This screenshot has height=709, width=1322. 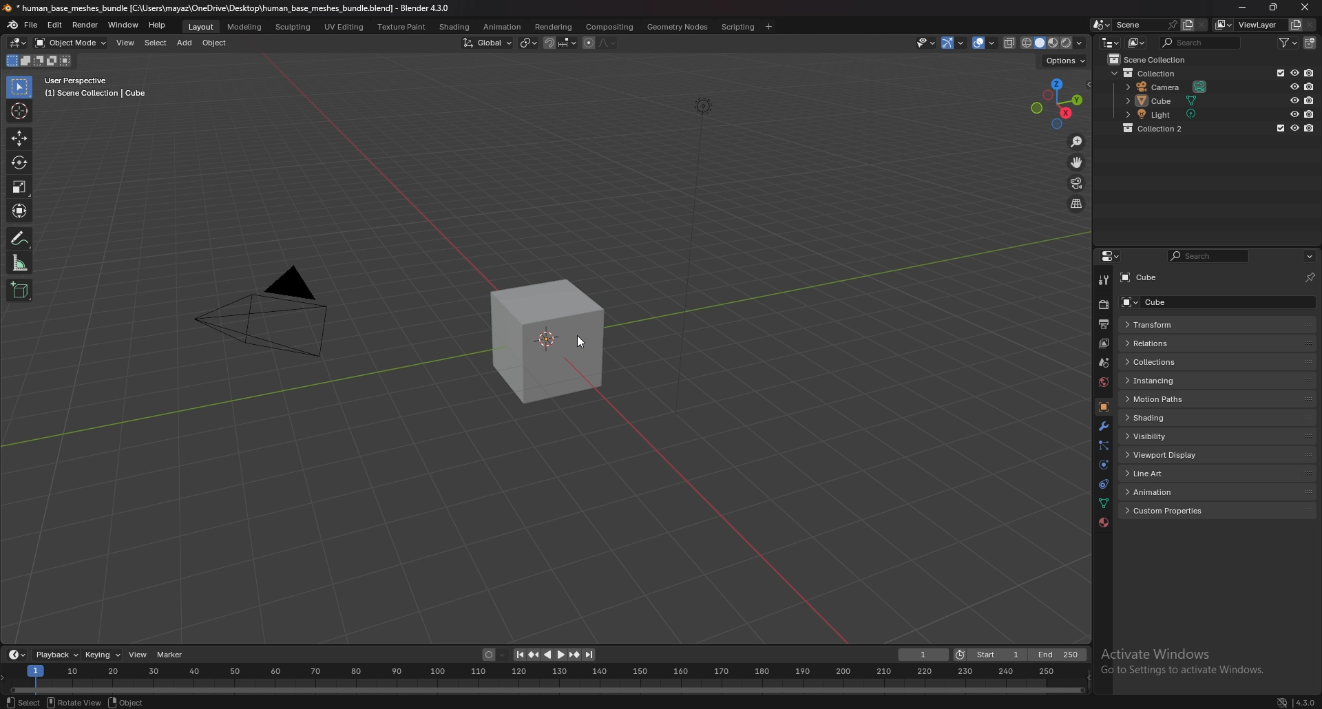 I want to click on exclude in viewport, so click(x=1279, y=72).